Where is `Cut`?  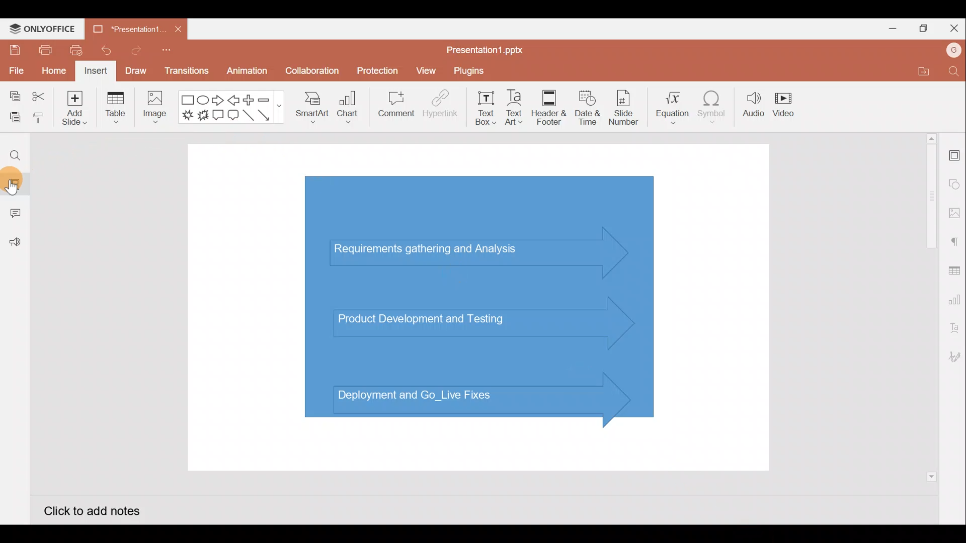
Cut is located at coordinates (38, 94).